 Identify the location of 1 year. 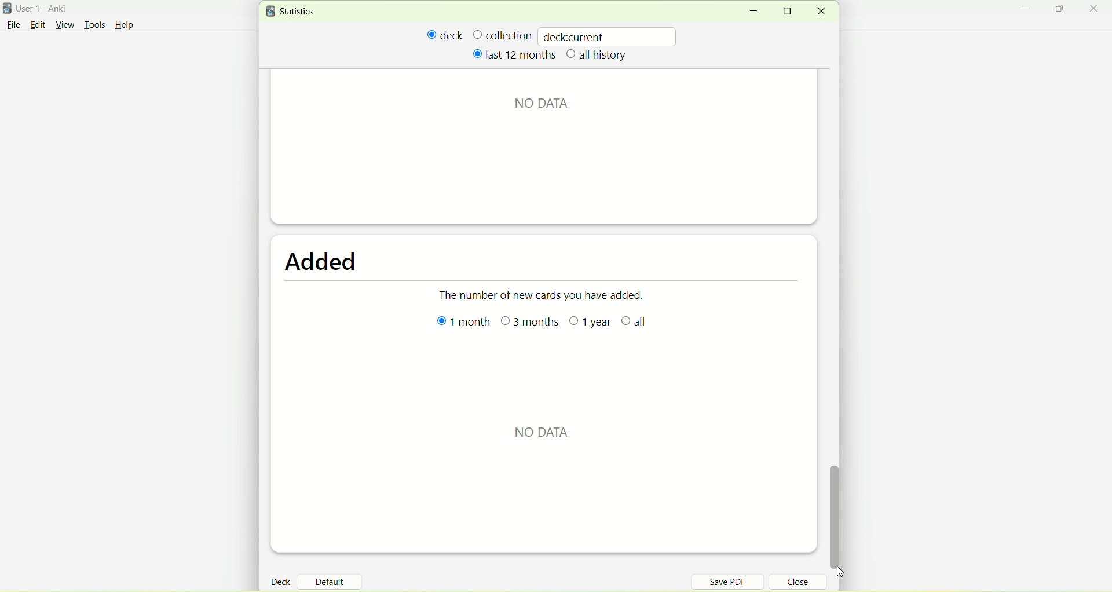
(589, 324).